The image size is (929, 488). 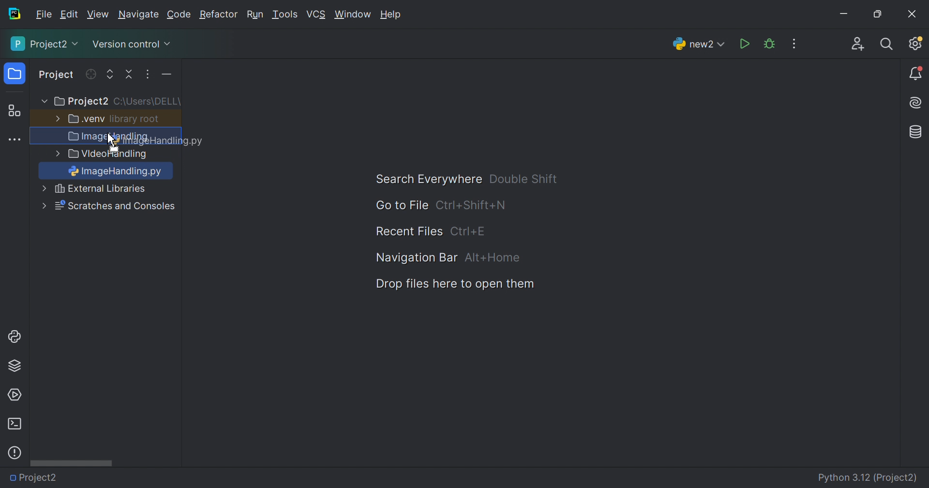 I want to click on Structure, so click(x=14, y=111).